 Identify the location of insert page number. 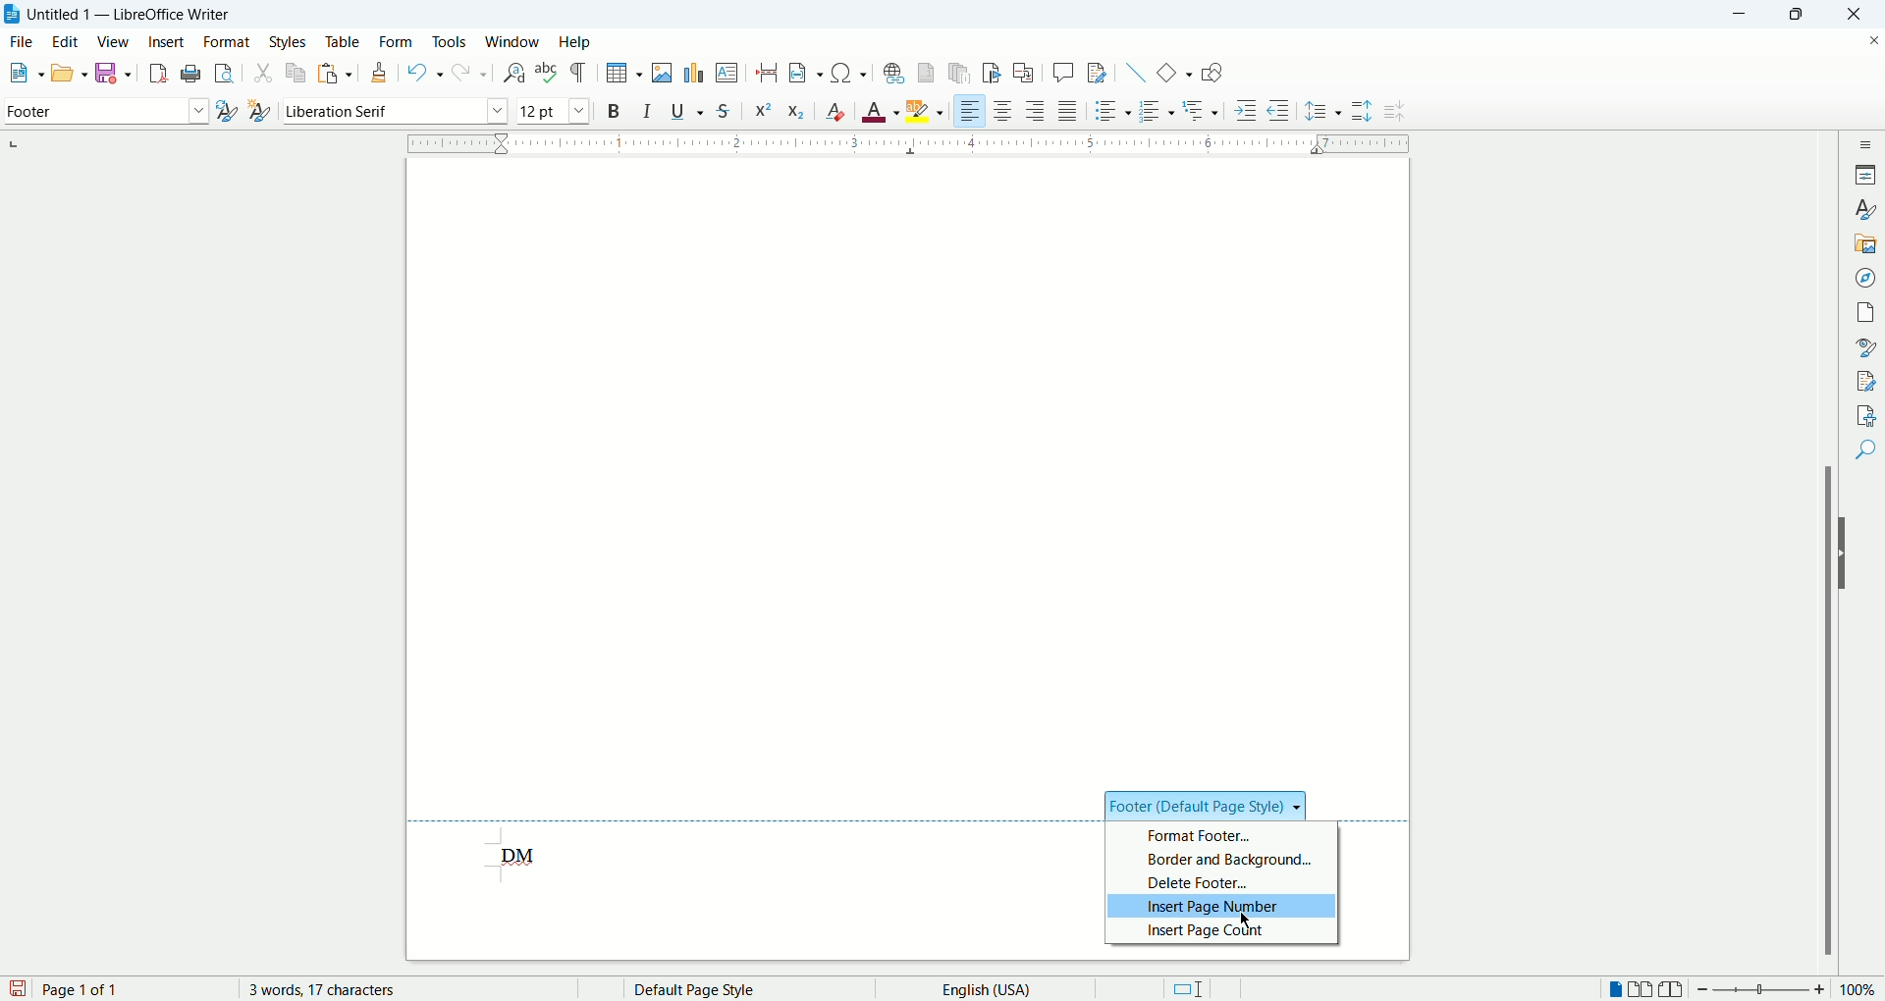
(1223, 909).